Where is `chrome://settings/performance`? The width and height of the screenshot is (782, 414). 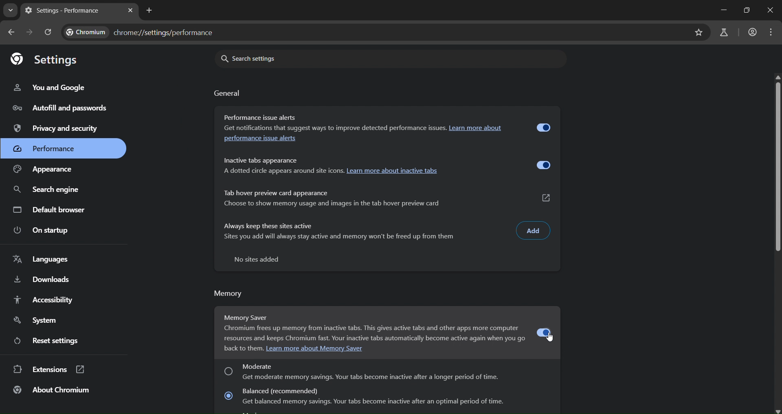 chrome://settings/performance is located at coordinates (143, 33).